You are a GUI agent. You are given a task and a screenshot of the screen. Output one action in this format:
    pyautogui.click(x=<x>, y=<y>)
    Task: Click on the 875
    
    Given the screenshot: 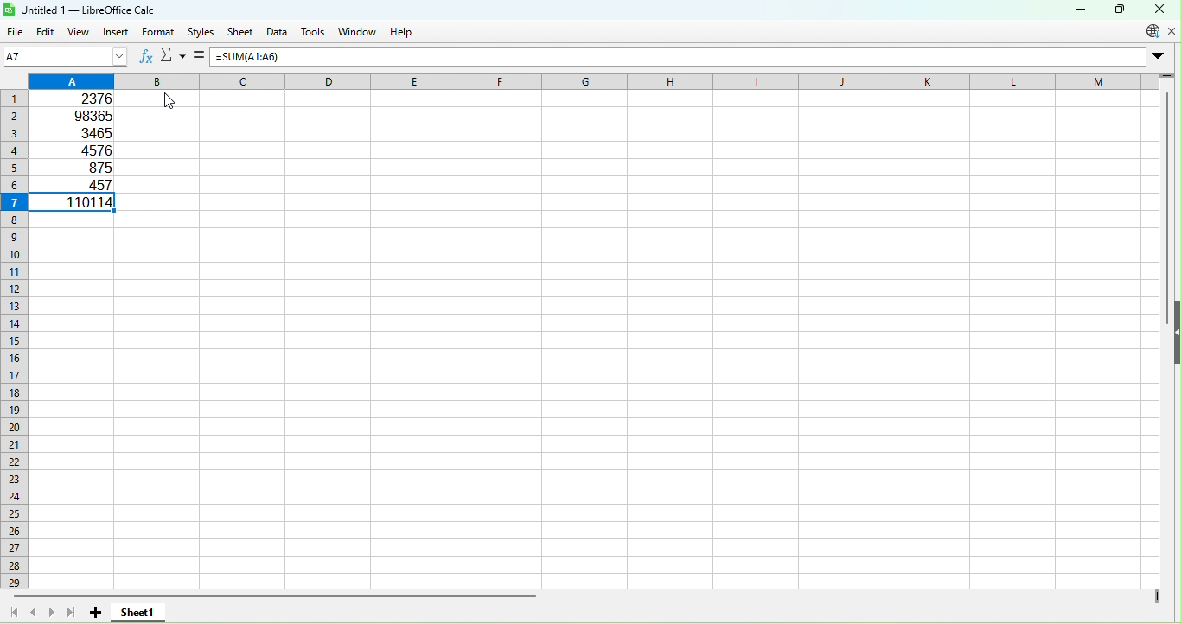 What is the action you would take?
    pyautogui.click(x=88, y=166)
    